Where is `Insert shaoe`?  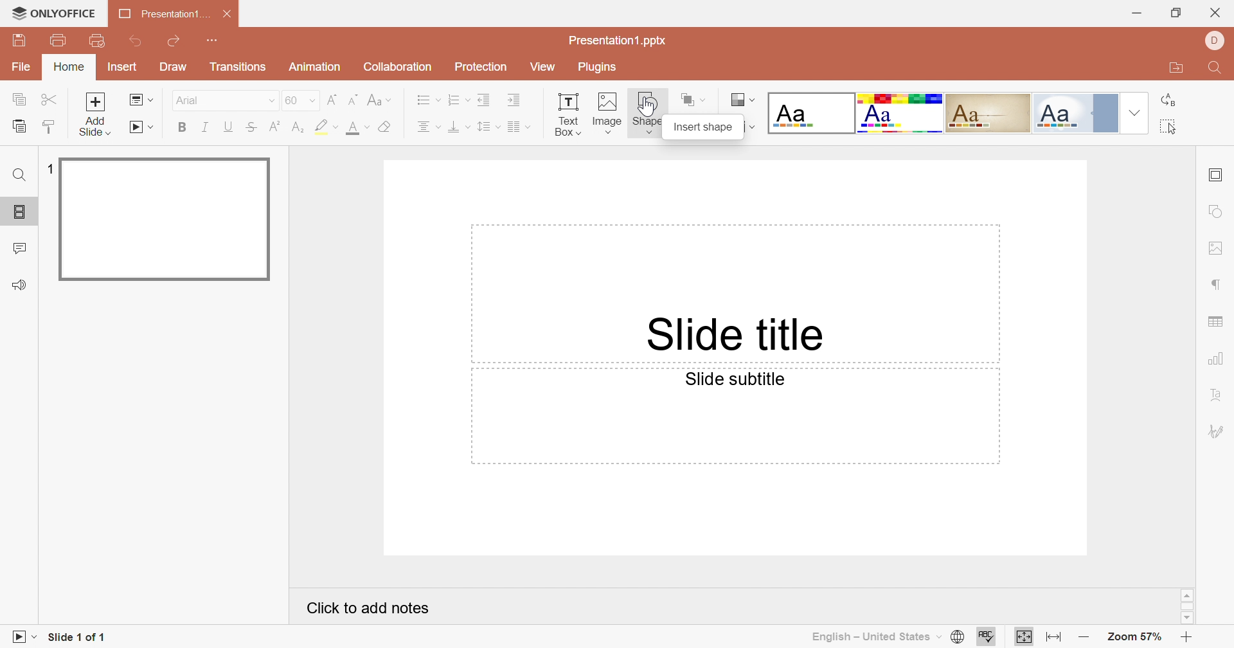
Insert shaoe is located at coordinates (705, 126).